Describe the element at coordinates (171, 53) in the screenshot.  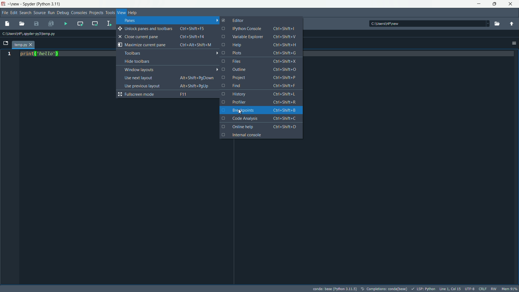
I see `toolbars` at that location.